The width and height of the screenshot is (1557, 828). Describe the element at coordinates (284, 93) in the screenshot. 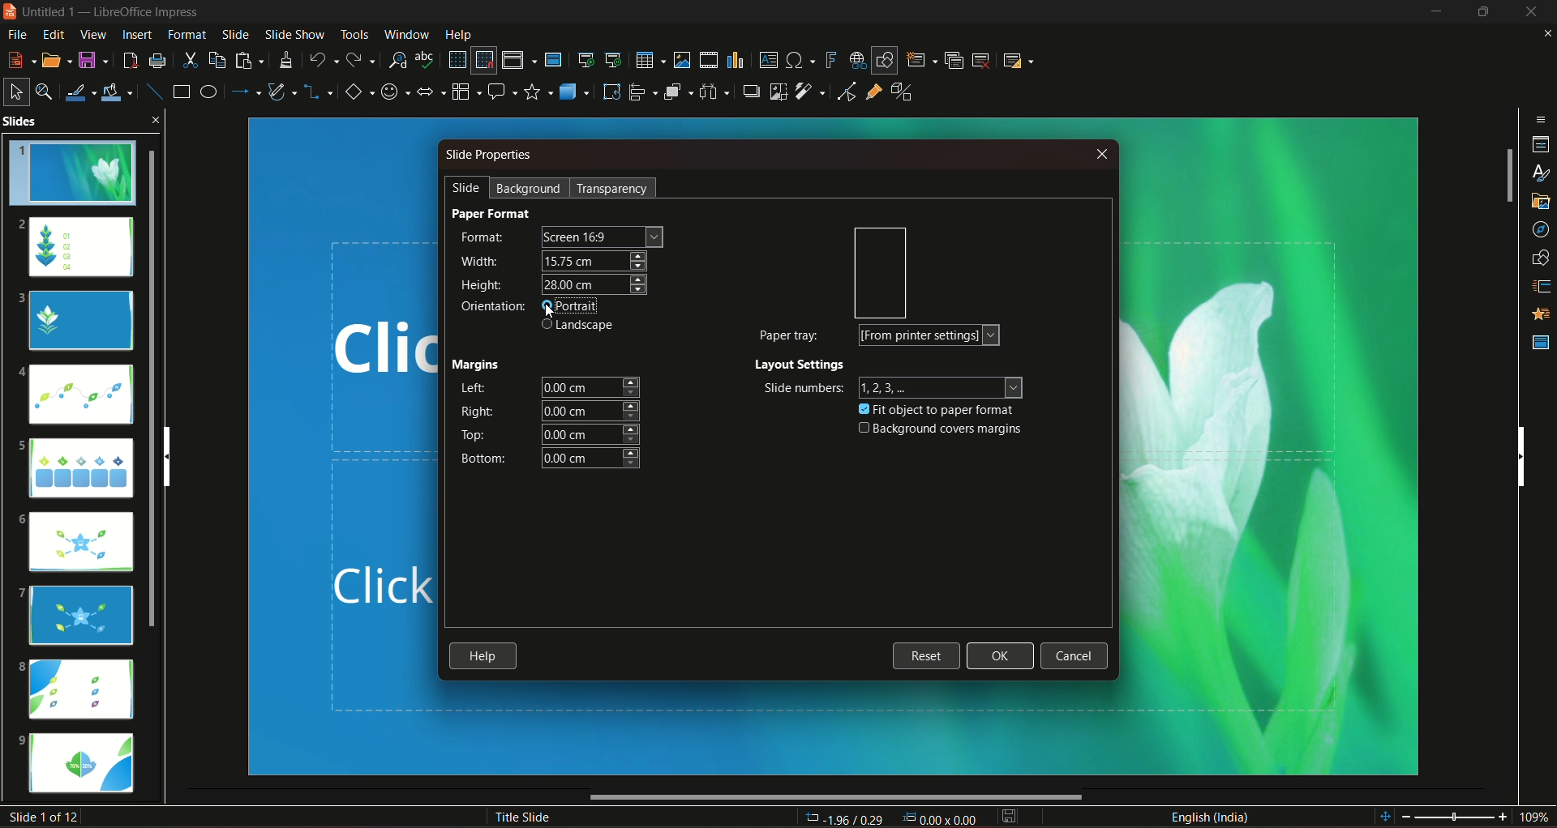

I see `curves and polygon` at that location.